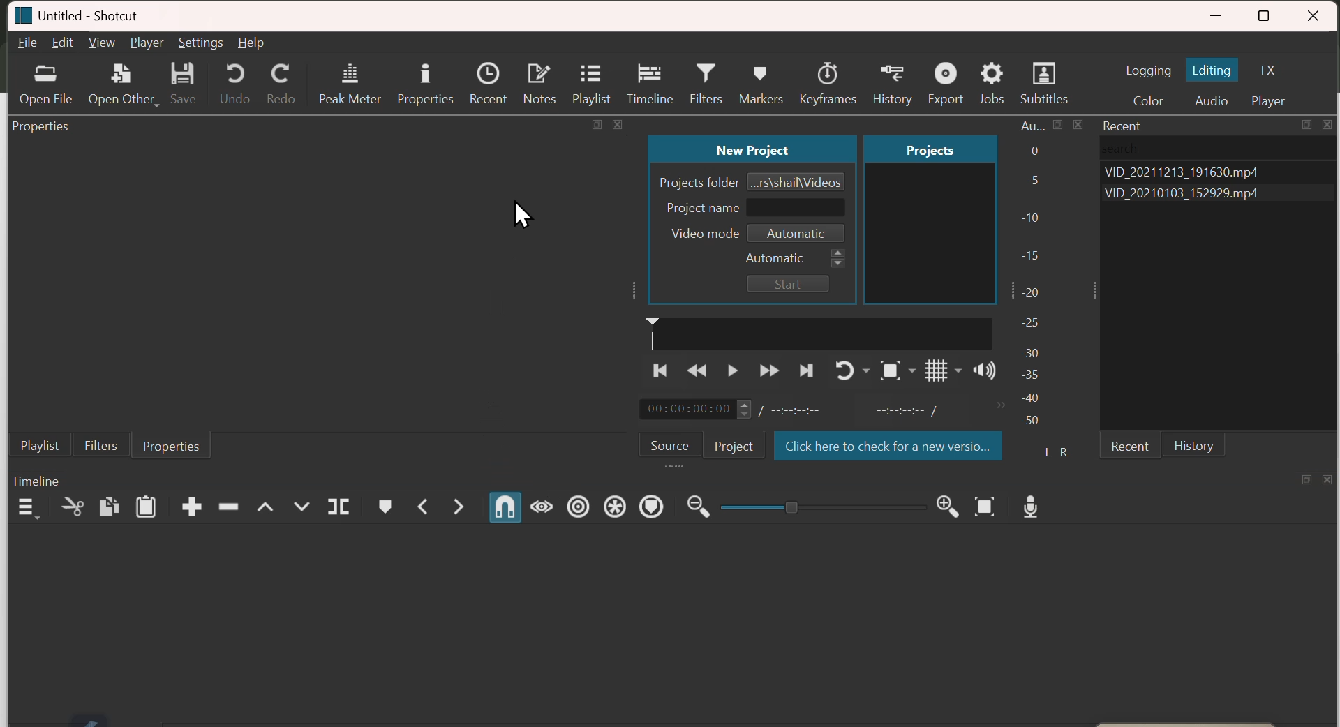  I want to click on Properties, so click(174, 445).